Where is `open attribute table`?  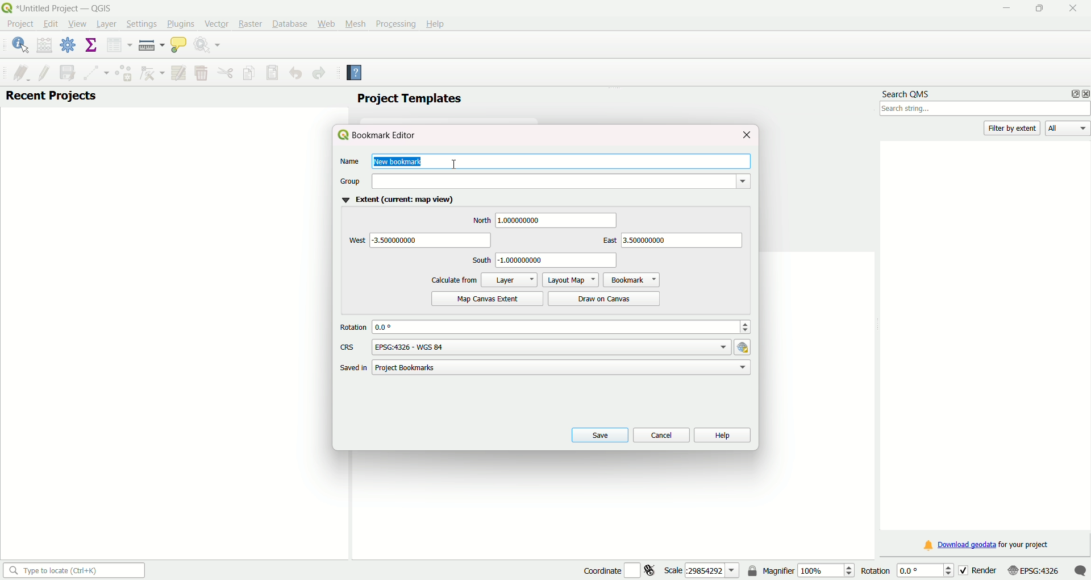
open attribute table is located at coordinates (118, 45).